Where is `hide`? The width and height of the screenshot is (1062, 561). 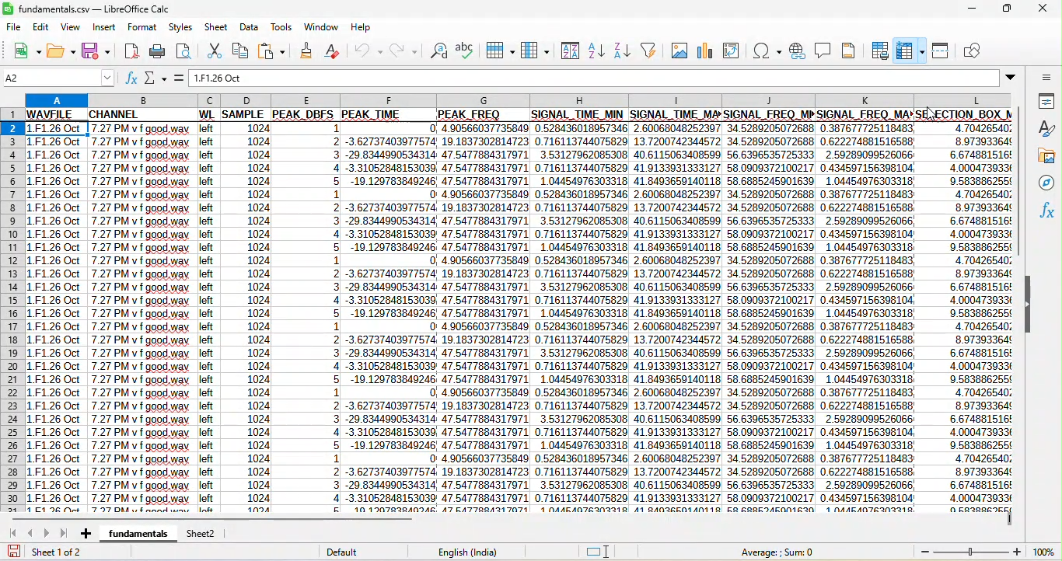
hide is located at coordinates (1028, 306).